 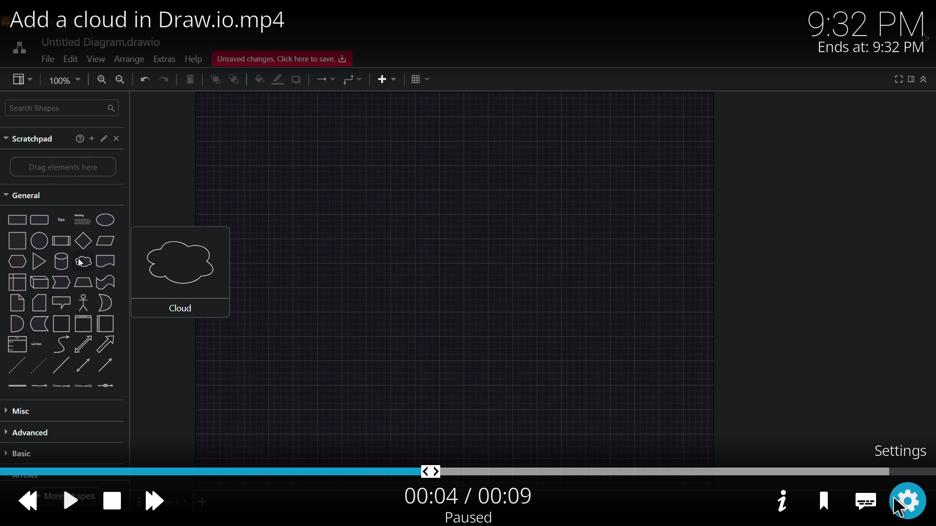 I want to click on setting, so click(x=906, y=501).